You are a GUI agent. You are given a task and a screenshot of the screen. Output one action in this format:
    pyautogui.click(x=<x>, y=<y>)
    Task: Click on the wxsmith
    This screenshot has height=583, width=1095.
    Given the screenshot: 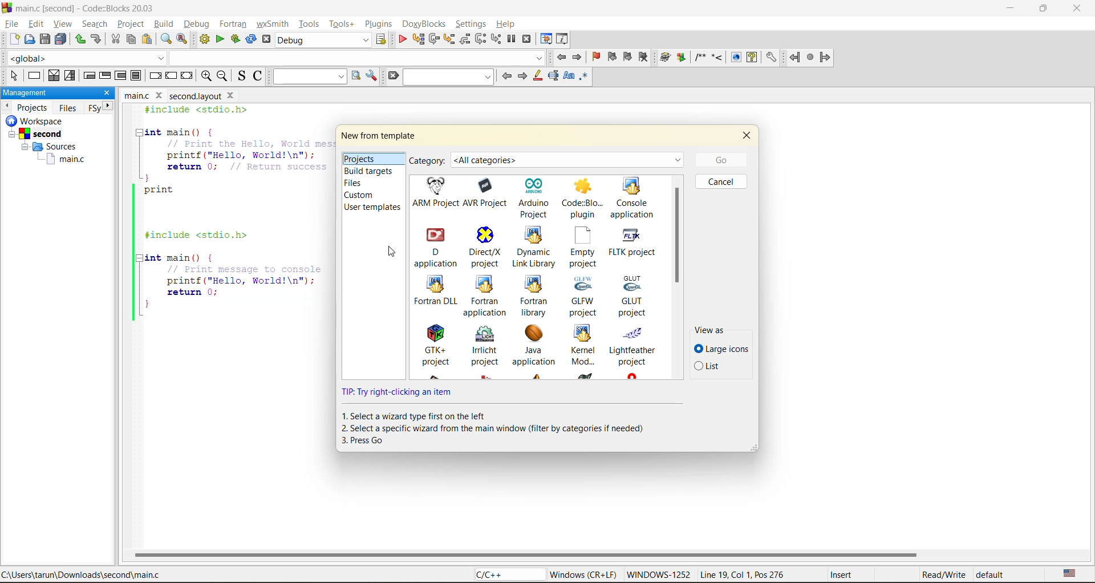 What is the action you would take?
    pyautogui.click(x=276, y=25)
    